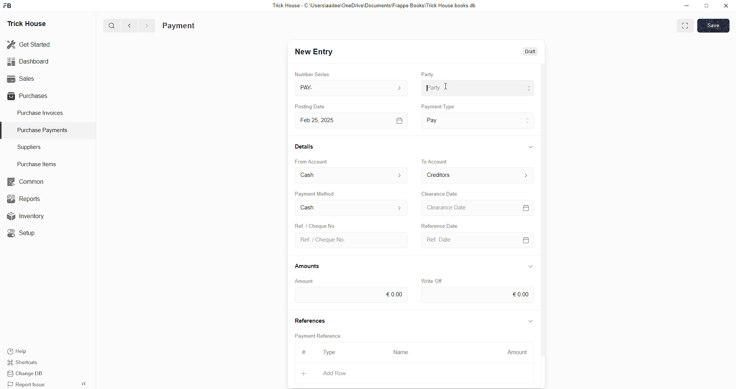 The width and height of the screenshot is (736, 389). What do you see at coordinates (312, 320) in the screenshot?
I see `References` at bounding box center [312, 320].